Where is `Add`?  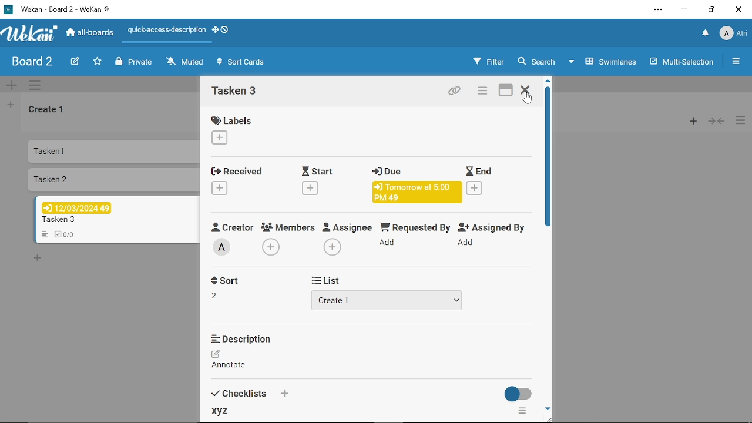
Add is located at coordinates (272, 247).